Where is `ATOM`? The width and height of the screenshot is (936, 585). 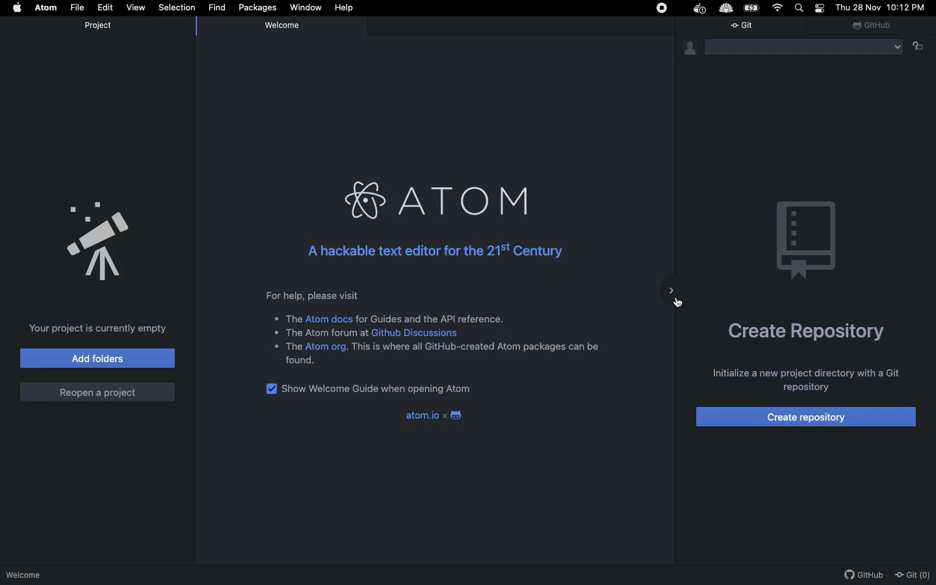
ATOM is located at coordinates (431, 196).